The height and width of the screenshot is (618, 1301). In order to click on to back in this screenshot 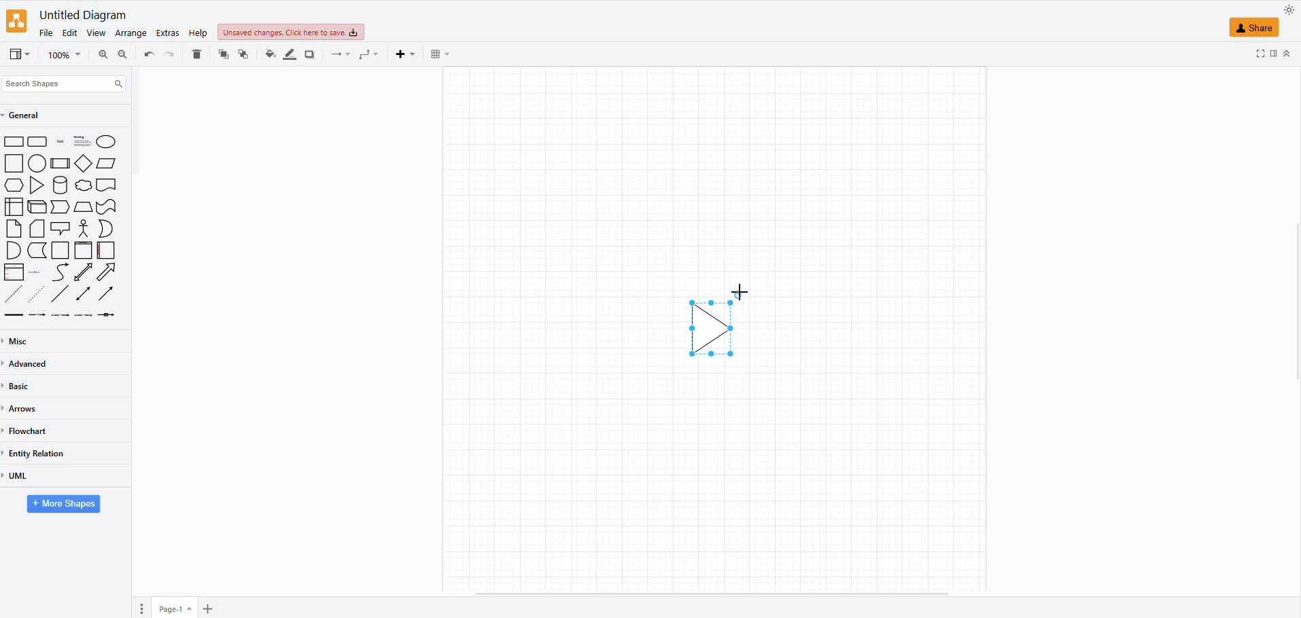, I will do `click(222, 54)`.